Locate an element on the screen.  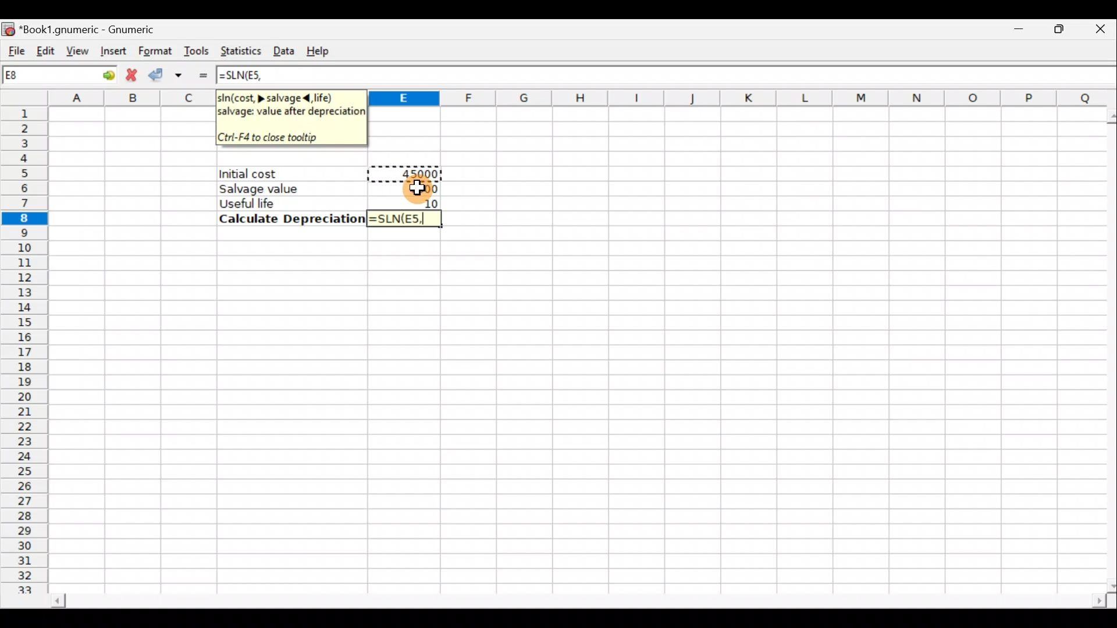
Columns is located at coordinates (739, 98).